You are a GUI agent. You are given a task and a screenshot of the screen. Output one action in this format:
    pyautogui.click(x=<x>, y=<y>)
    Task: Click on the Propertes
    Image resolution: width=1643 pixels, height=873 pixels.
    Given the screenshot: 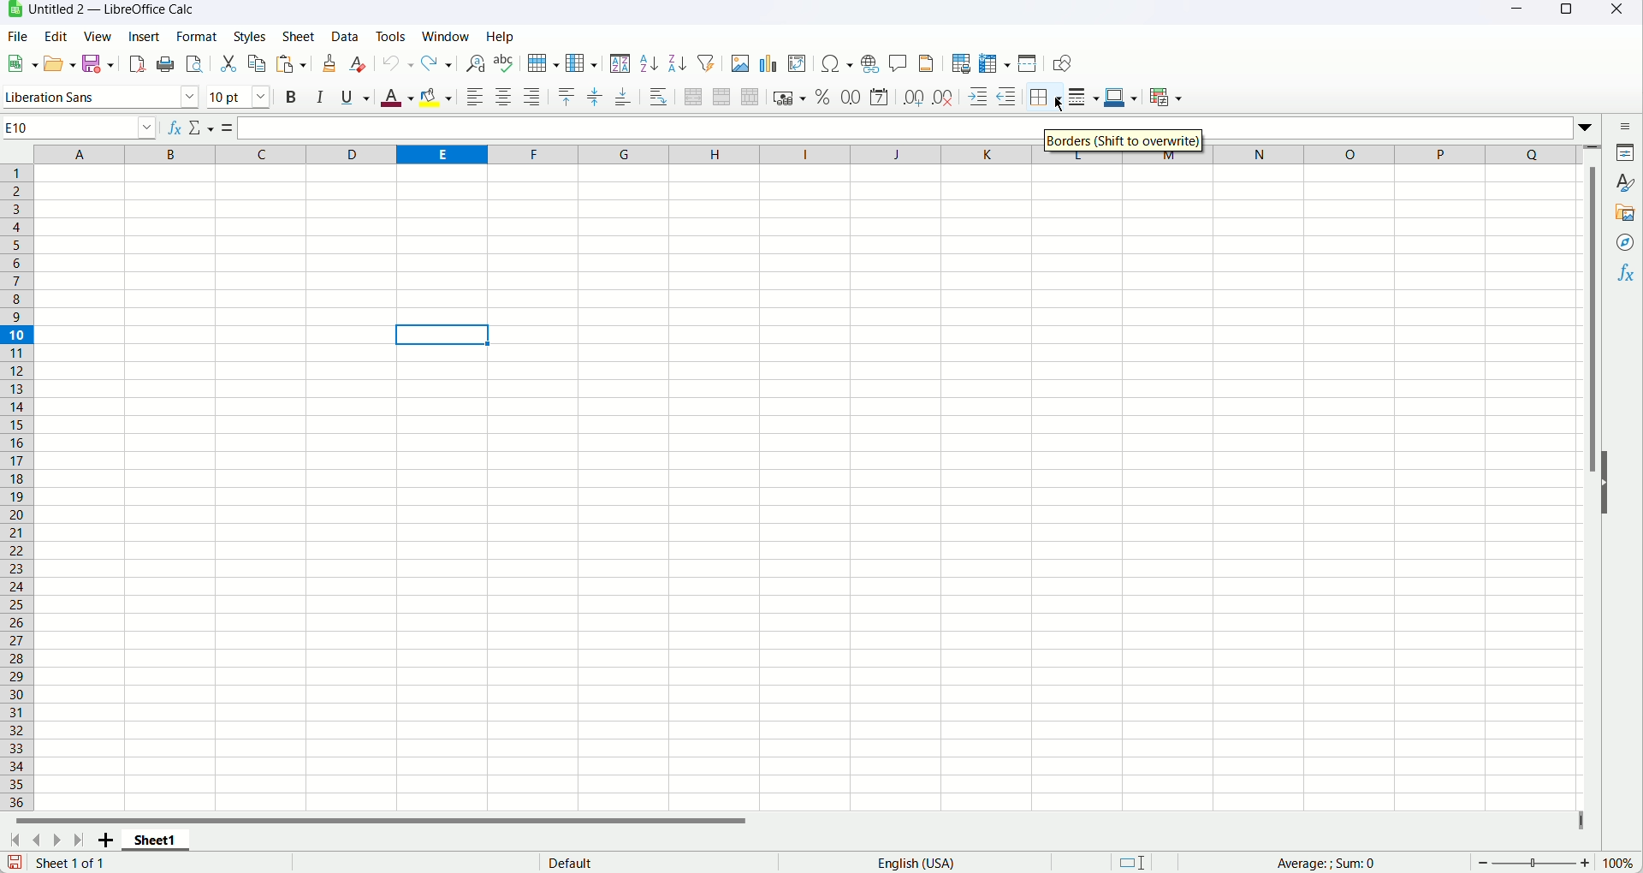 What is the action you would take?
    pyautogui.click(x=1628, y=154)
    